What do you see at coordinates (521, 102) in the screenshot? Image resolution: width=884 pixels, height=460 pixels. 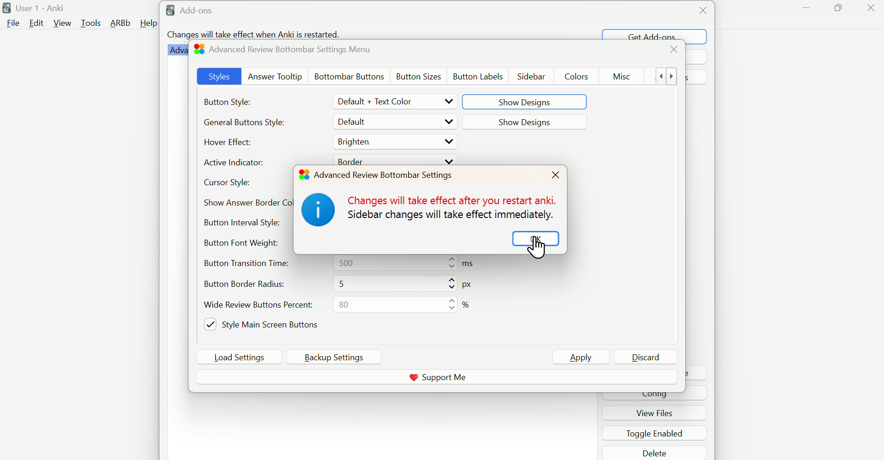 I see `Show Designs` at bounding box center [521, 102].